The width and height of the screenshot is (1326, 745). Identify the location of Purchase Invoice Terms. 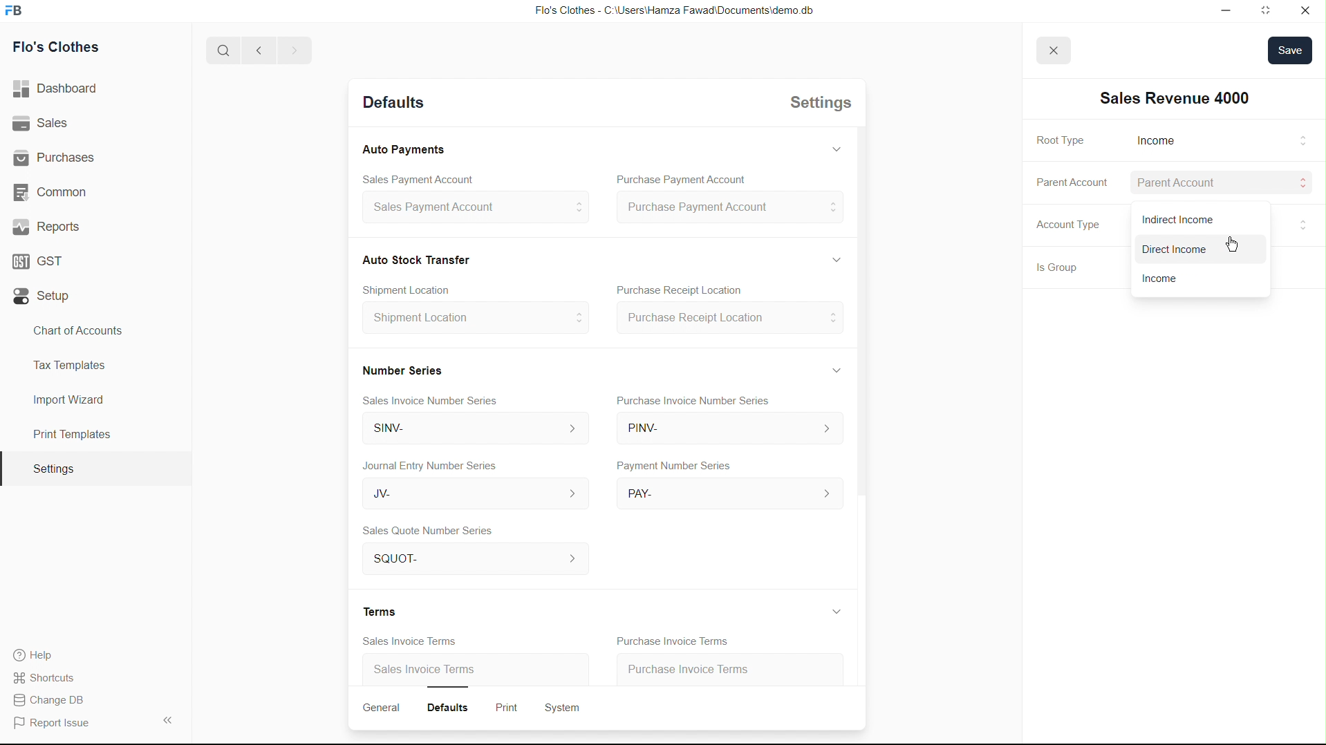
(669, 639).